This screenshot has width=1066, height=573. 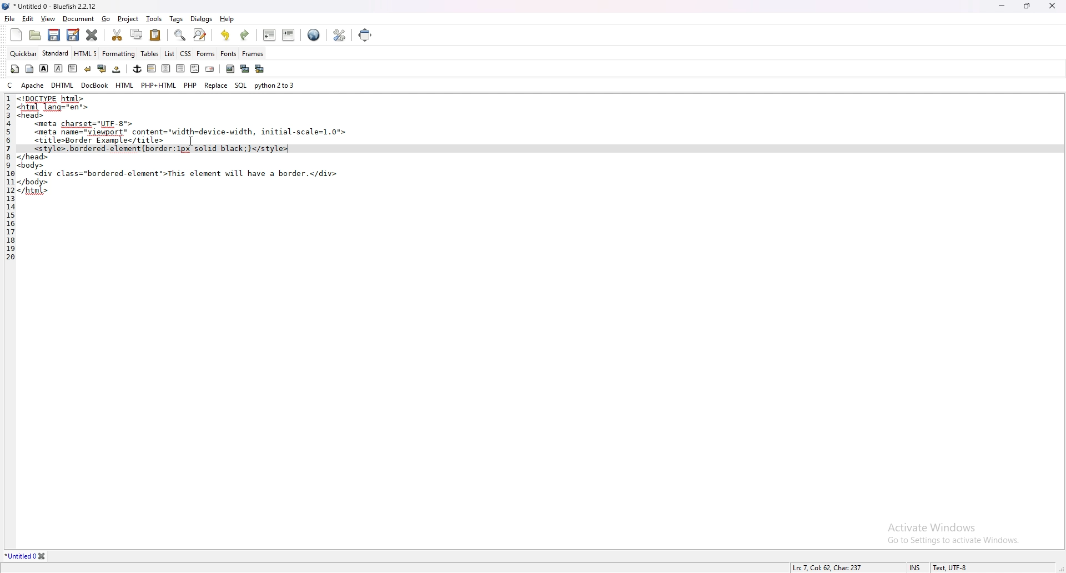 I want to click on tags, so click(x=177, y=19).